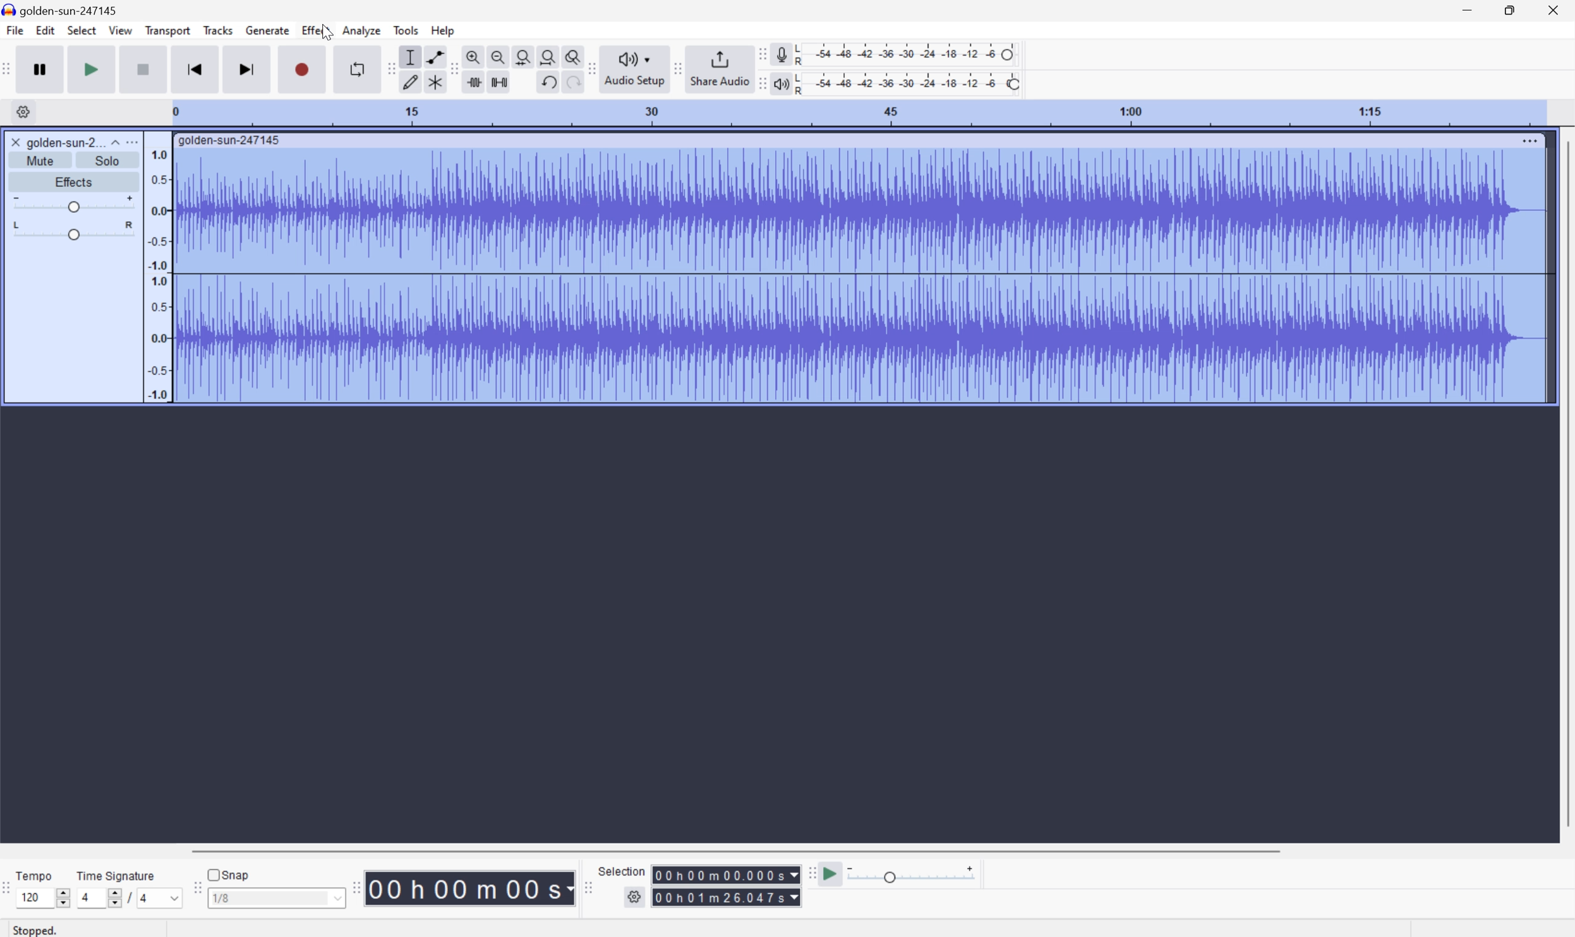  What do you see at coordinates (1529, 140) in the screenshot?
I see `More` at bounding box center [1529, 140].